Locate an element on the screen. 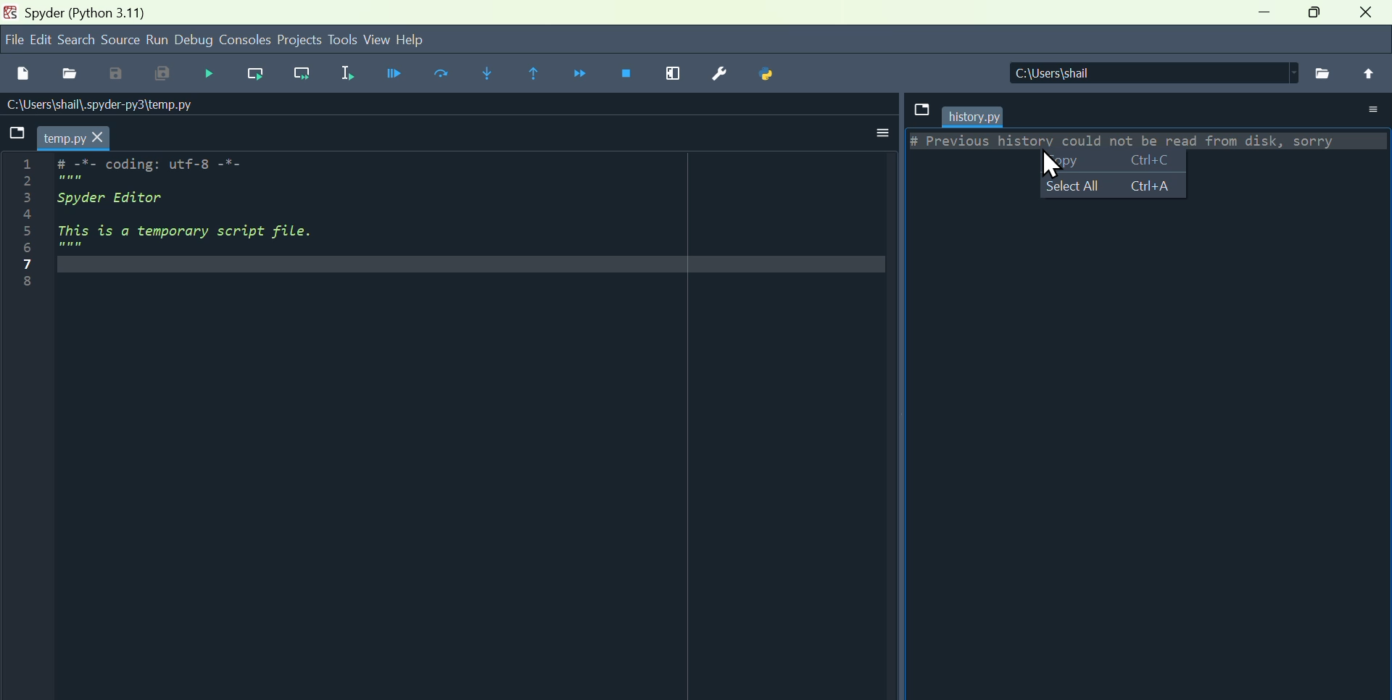 This screenshot has height=700, width=1392. Browse is located at coordinates (1322, 73).